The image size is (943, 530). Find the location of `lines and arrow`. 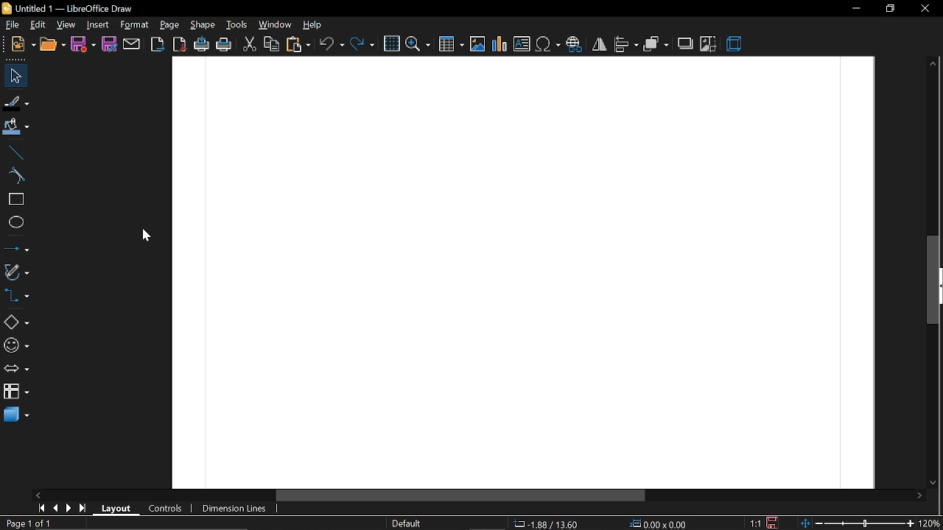

lines and arrow is located at coordinates (15, 250).